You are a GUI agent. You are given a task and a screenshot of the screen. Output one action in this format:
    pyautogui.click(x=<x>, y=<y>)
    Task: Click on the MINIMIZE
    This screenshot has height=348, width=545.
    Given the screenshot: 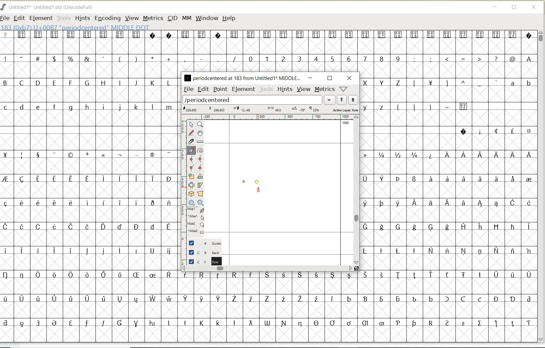 What is the action you would take?
    pyautogui.click(x=495, y=8)
    